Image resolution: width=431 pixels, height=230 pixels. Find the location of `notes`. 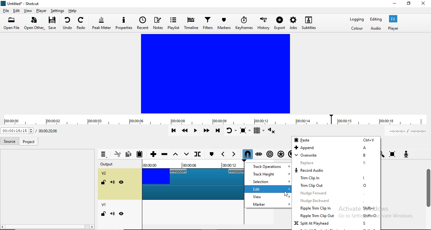

notes is located at coordinates (159, 24).